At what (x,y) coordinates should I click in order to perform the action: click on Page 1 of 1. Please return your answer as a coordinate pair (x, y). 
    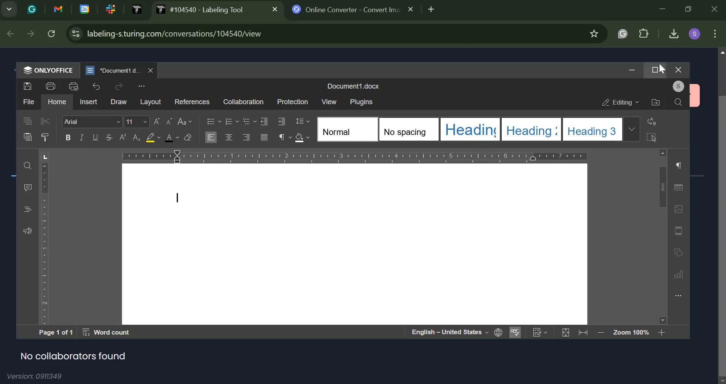
    Looking at the image, I should click on (55, 332).